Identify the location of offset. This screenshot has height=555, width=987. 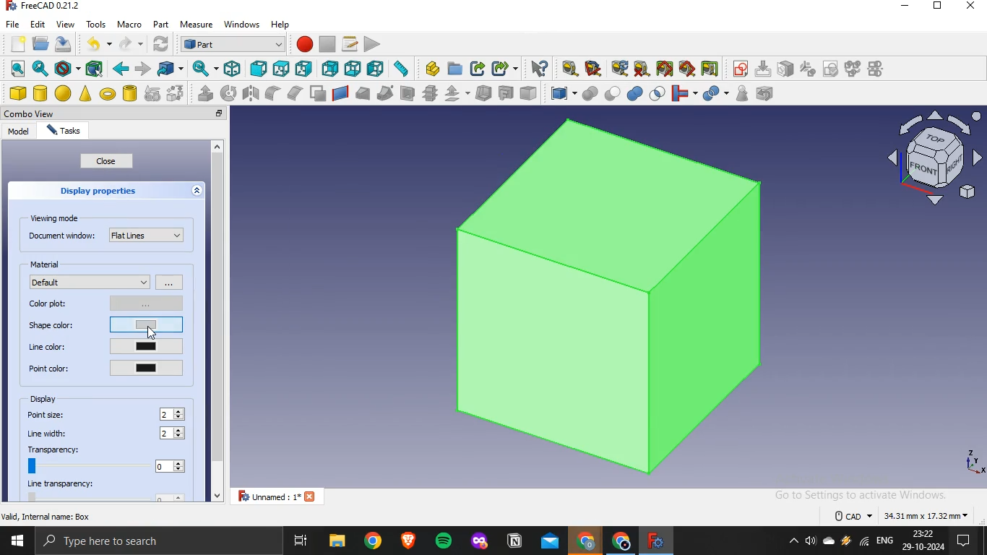
(456, 93).